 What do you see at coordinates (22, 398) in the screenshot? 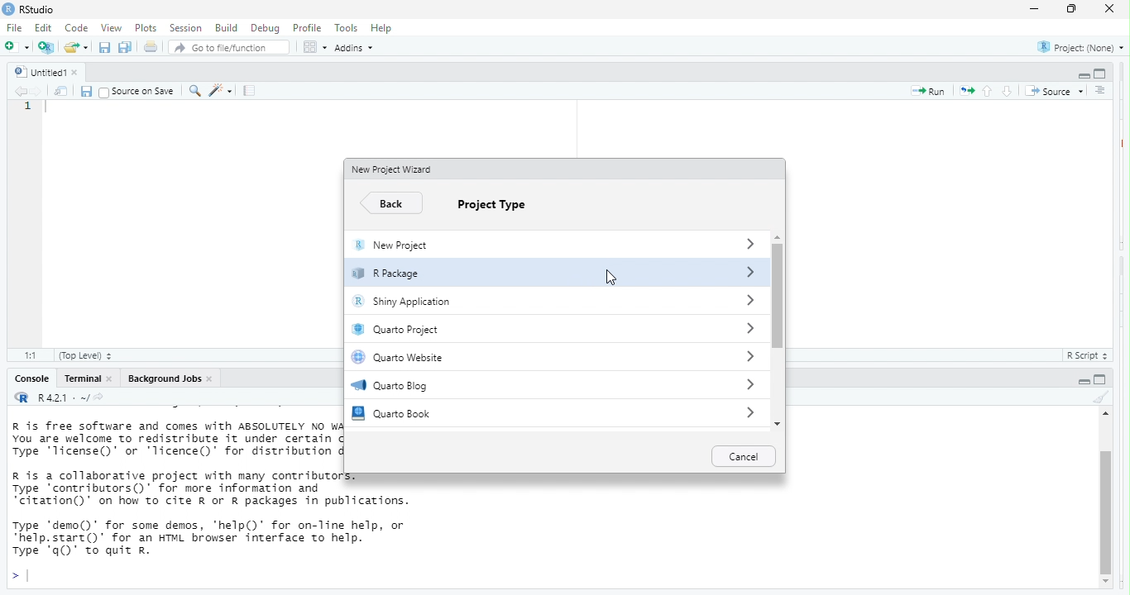
I see `r studio logo` at bounding box center [22, 398].